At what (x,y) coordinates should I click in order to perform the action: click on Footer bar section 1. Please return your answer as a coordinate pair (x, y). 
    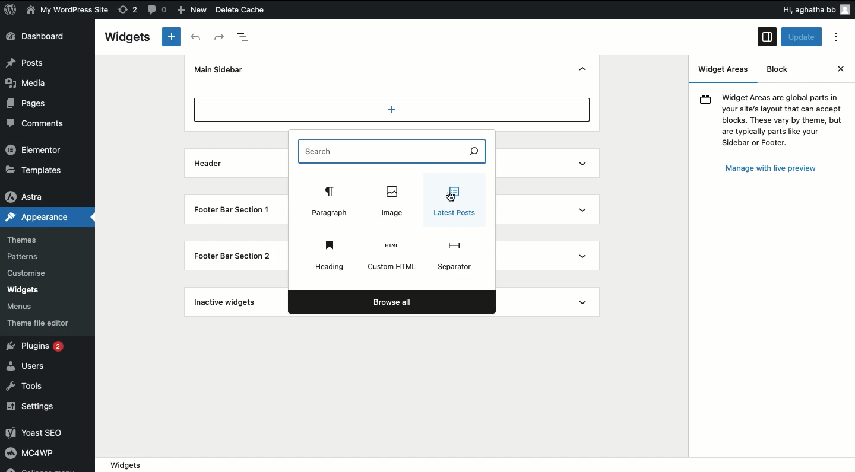
    Looking at the image, I should click on (233, 209).